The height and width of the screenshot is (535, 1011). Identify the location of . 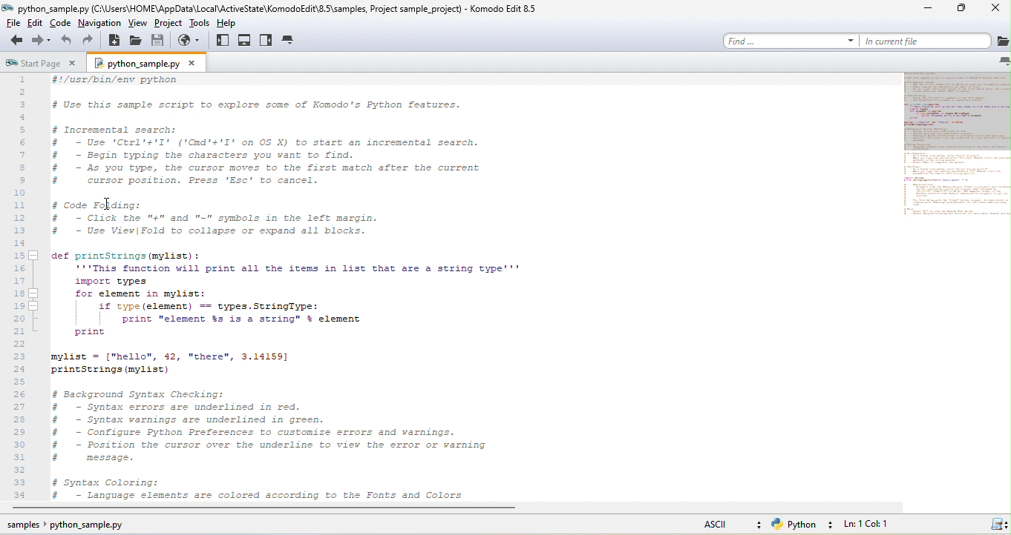
(390, 286).